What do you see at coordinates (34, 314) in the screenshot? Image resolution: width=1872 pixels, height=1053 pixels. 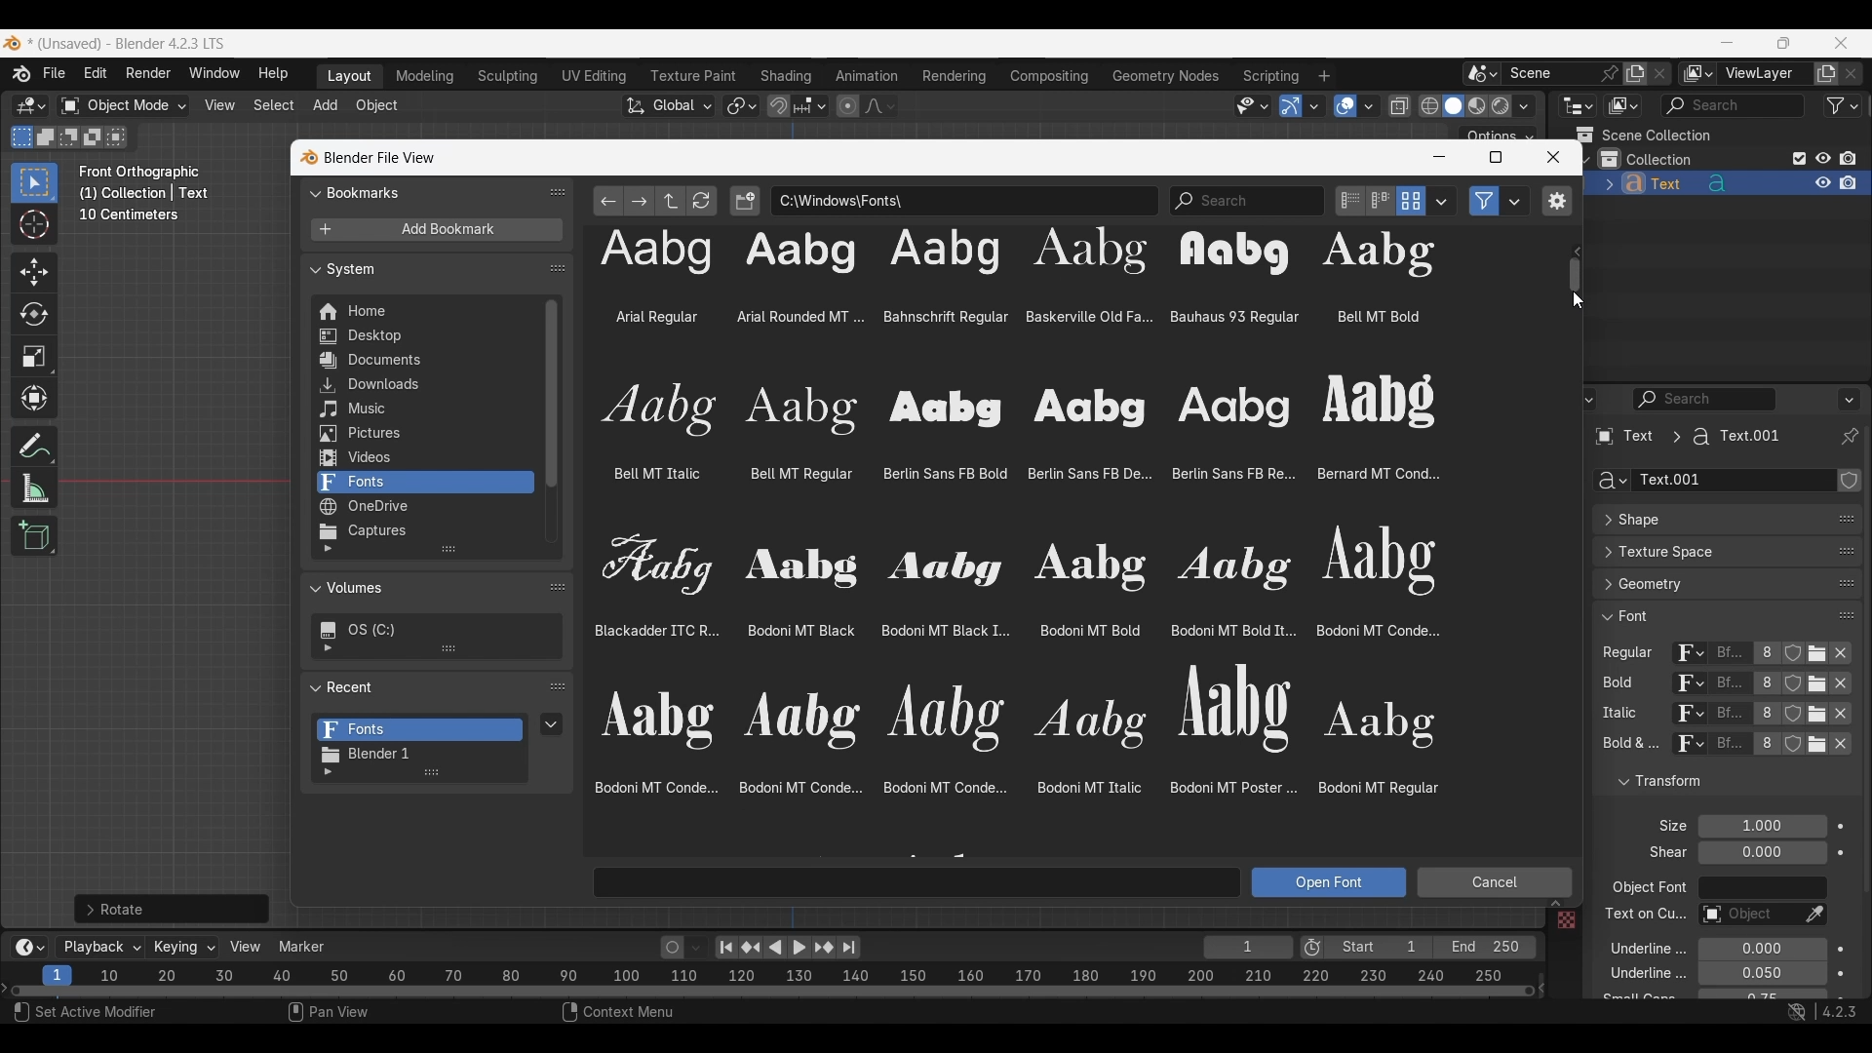 I see `Rotate` at bounding box center [34, 314].